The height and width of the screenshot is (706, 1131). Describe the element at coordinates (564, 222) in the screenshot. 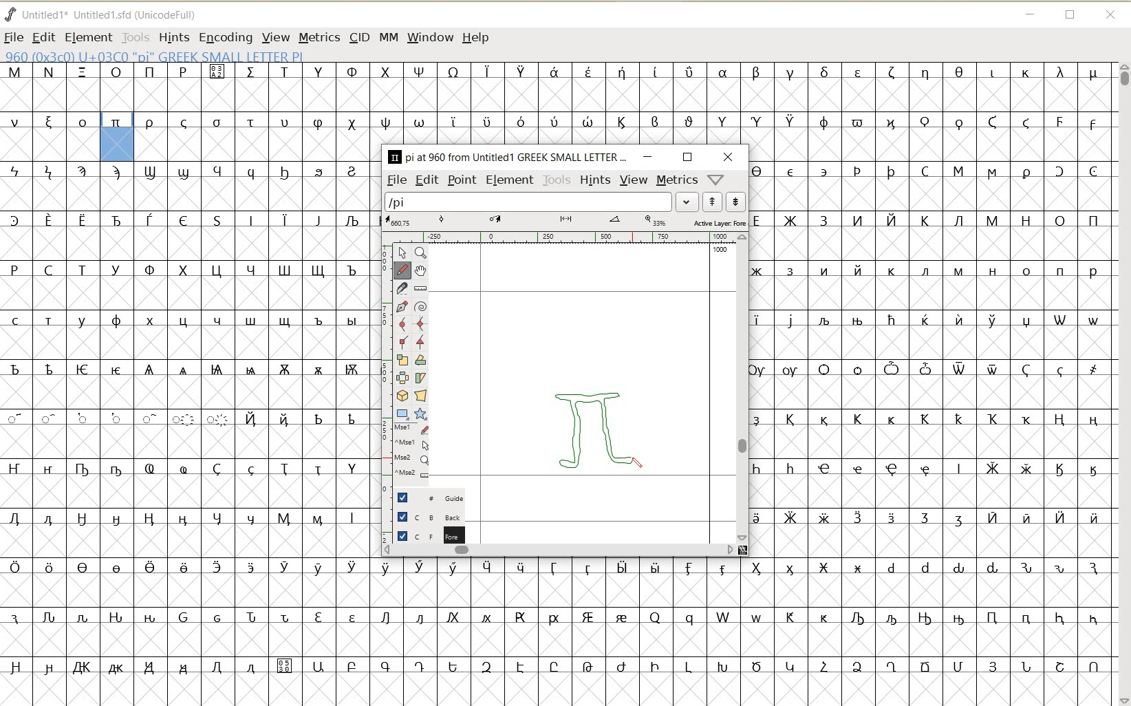

I see `ACTIVE LAYER` at that location.